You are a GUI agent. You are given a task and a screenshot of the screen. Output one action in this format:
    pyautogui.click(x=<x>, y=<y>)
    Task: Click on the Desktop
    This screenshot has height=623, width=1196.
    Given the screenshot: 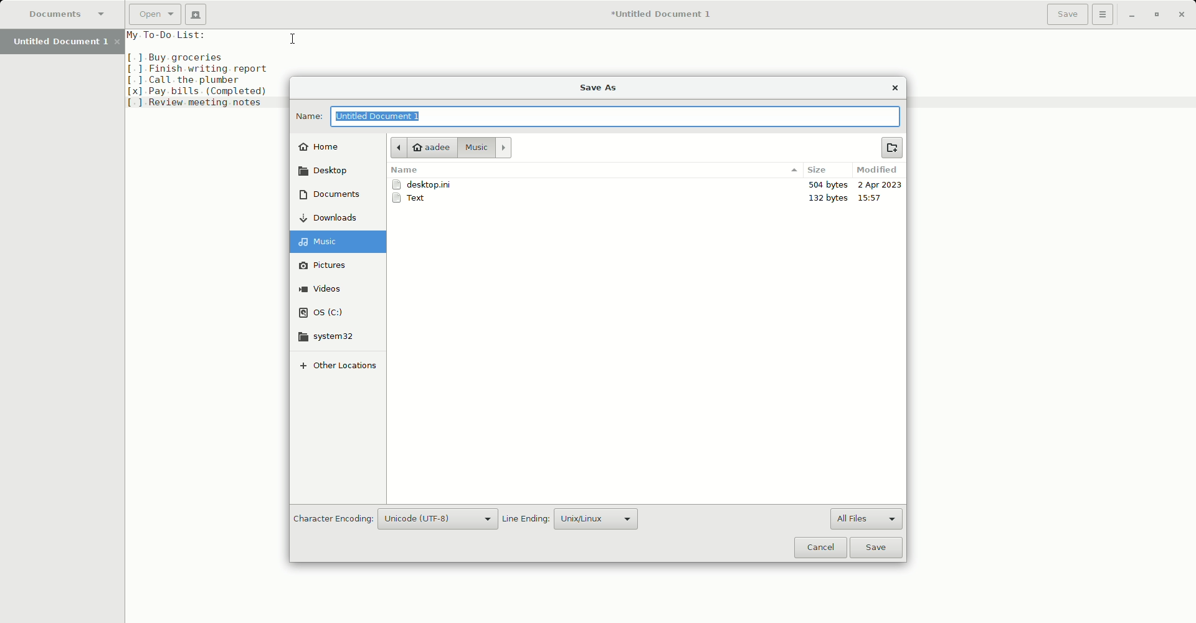 What is the action you would take?
    pyautogui.click(x=329, y=171)
    